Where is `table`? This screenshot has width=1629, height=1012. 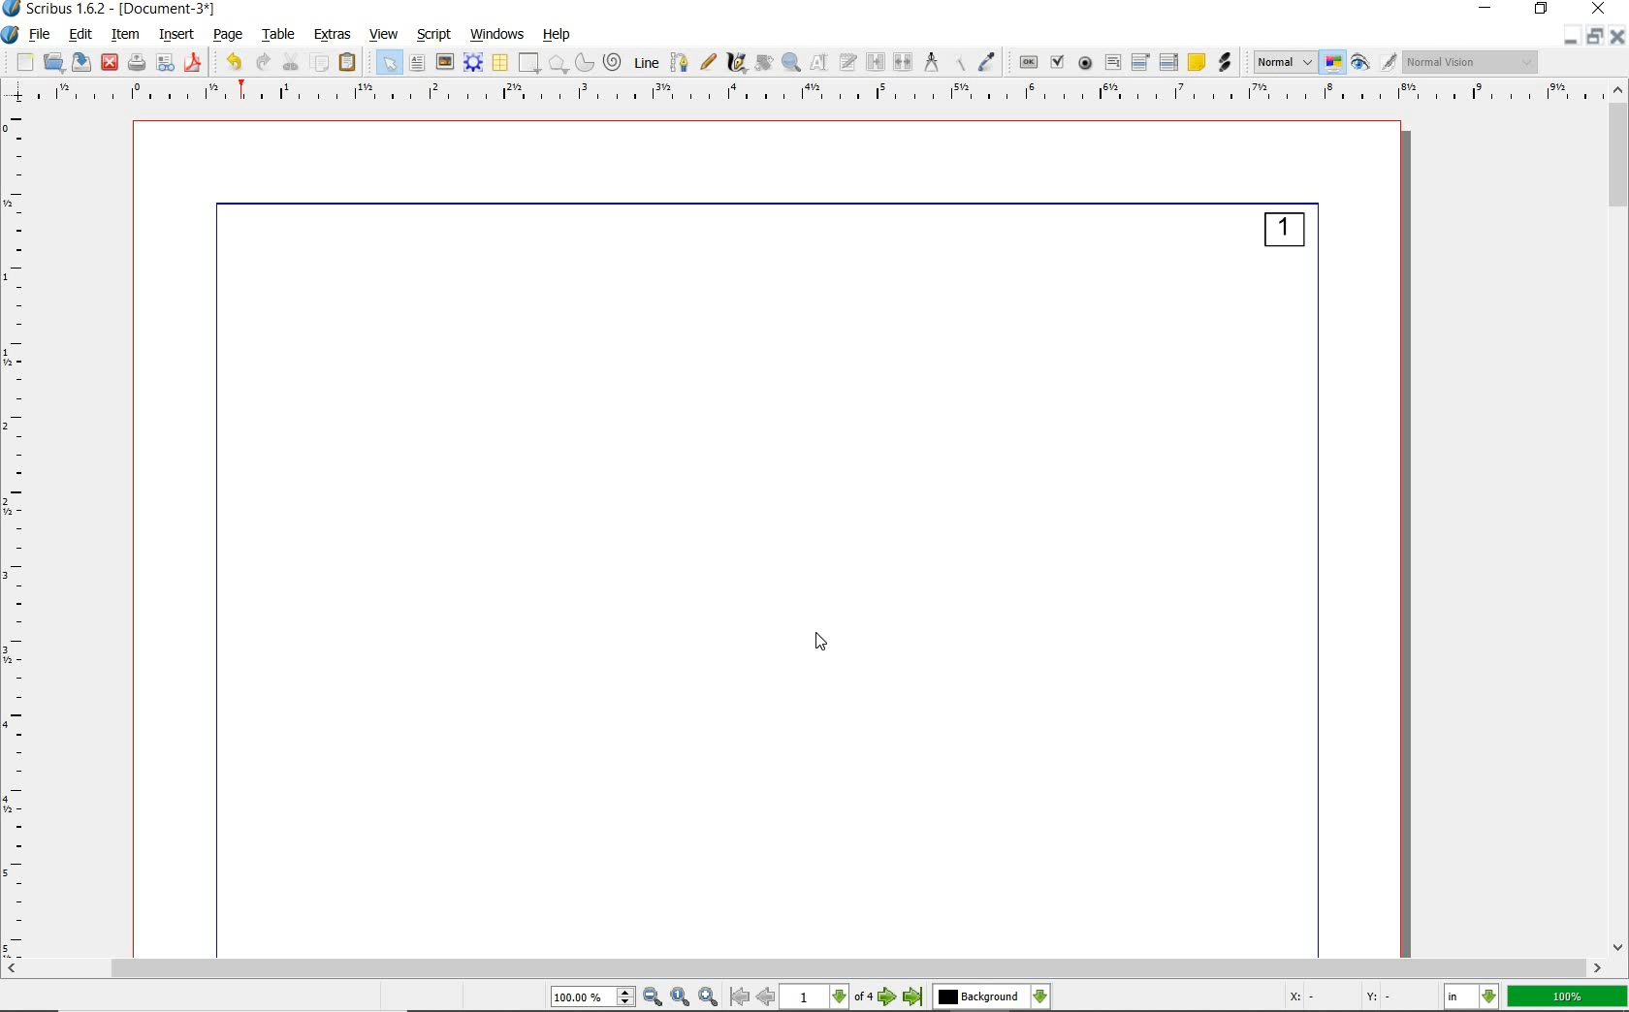
table is located at coordinates (499, 62).